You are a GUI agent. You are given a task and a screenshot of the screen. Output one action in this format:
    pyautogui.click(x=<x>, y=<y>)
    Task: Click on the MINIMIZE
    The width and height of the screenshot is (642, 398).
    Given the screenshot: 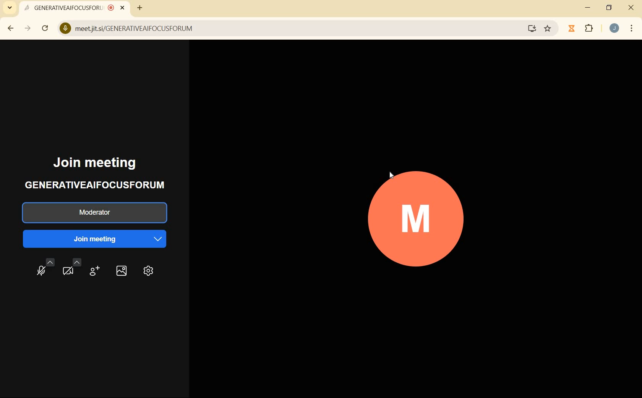 What is the action you would take?
    pyautogui.click(x=587, y=8)
    